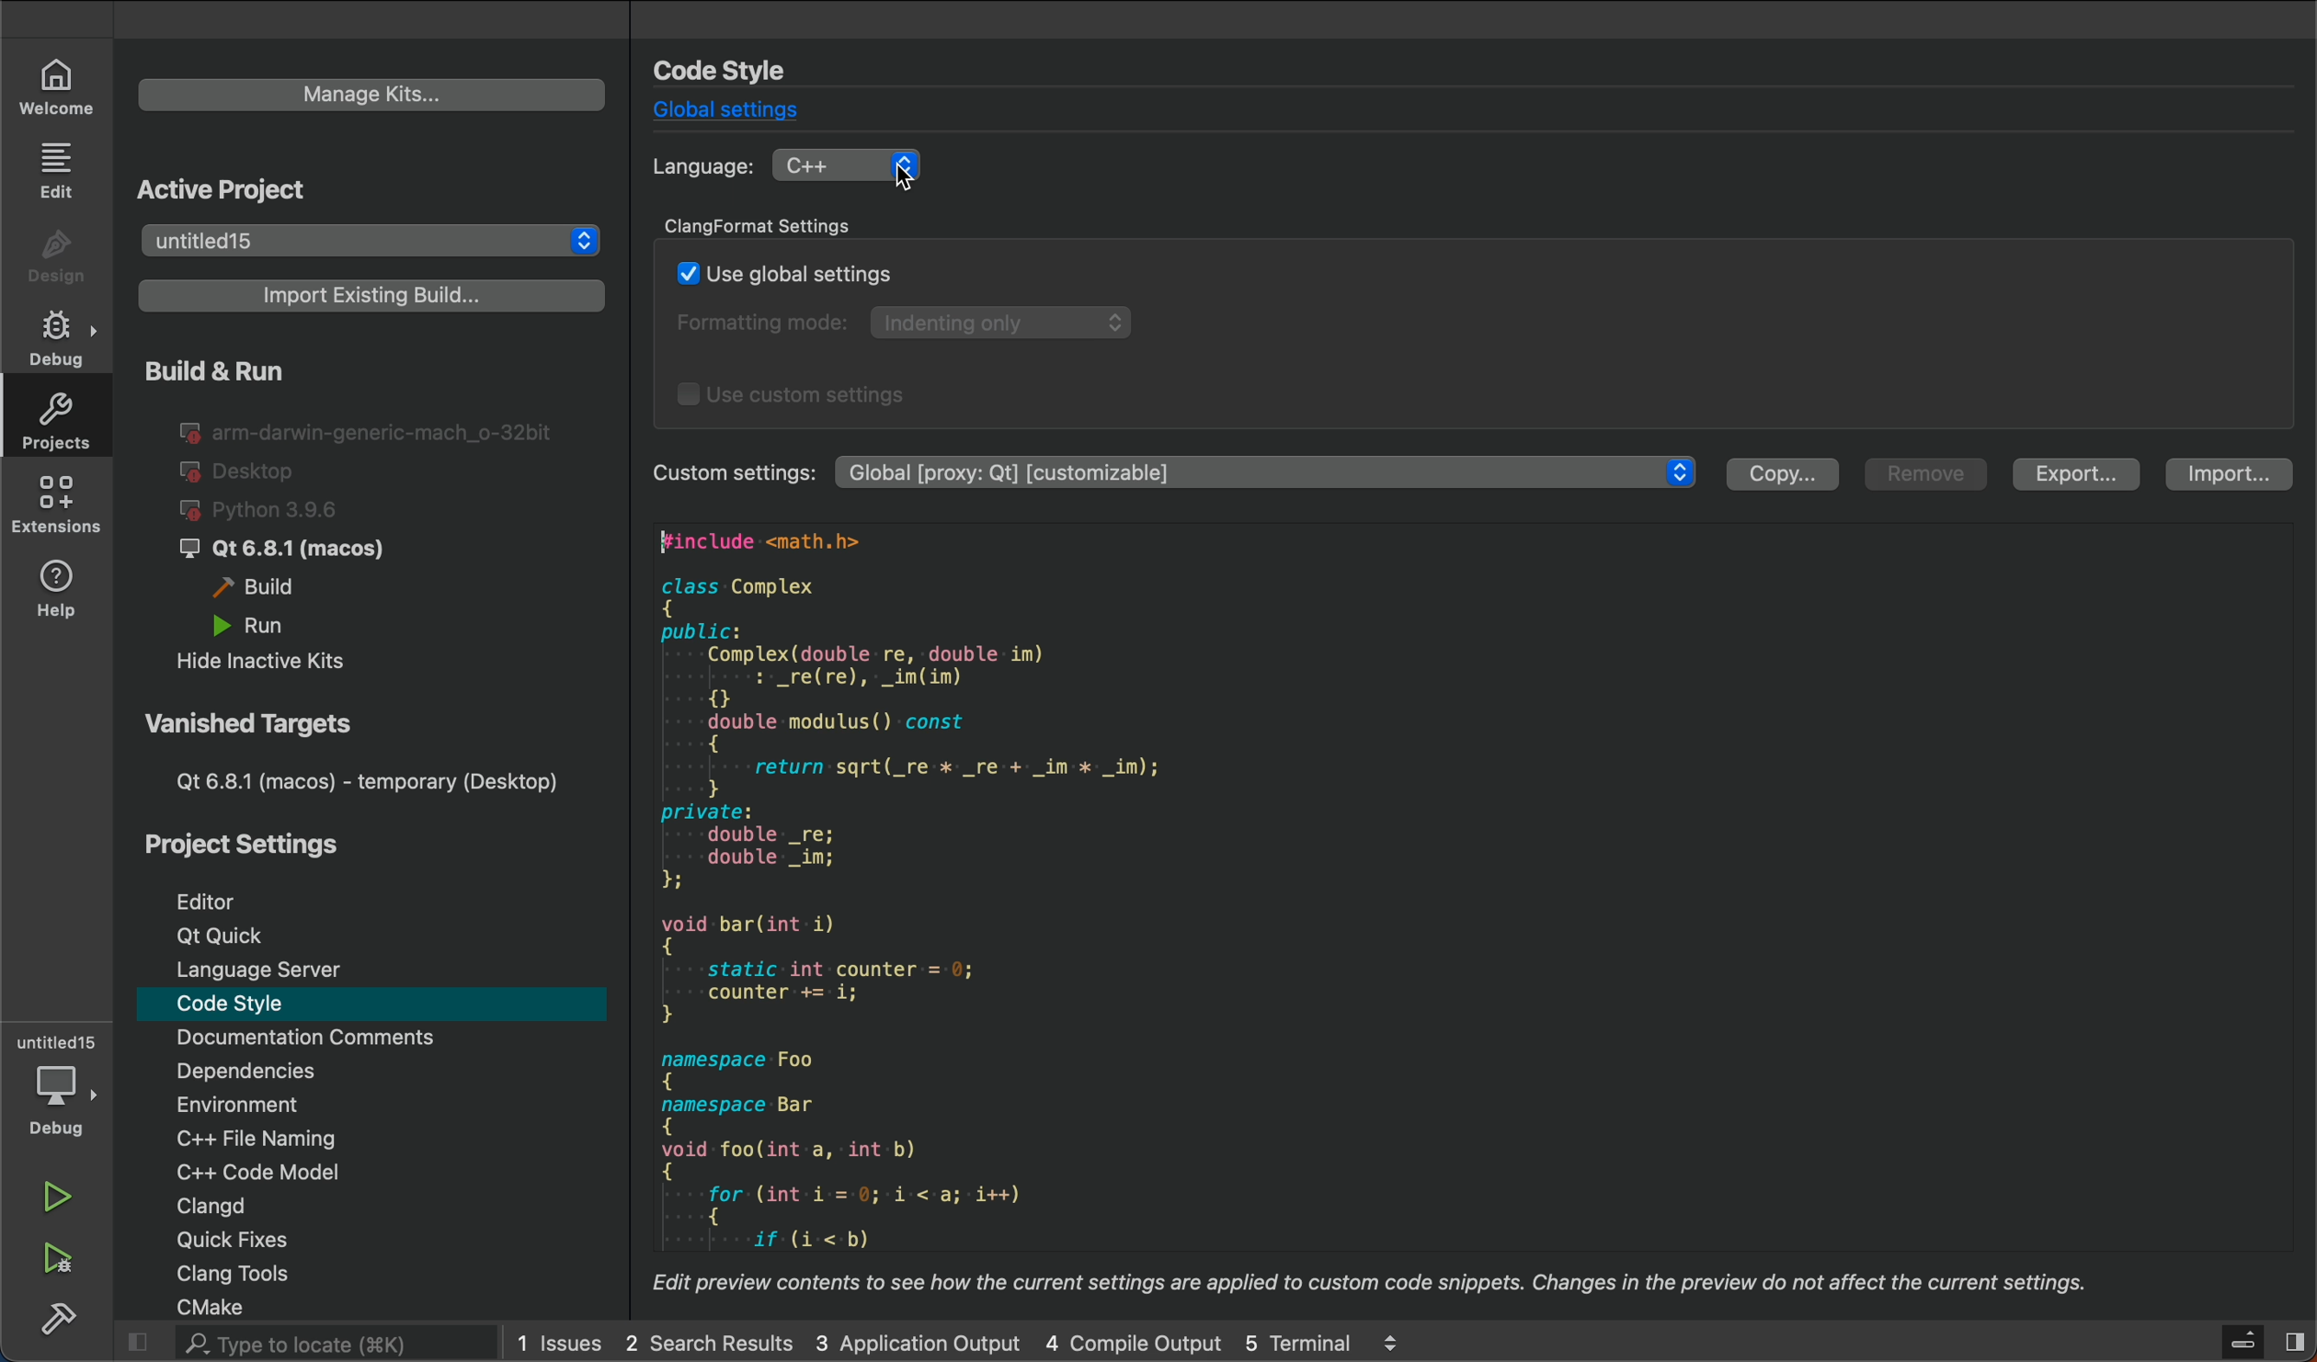 The width and height of the screenshot is (2317, 1362). What do you see at coordinates (257, 1274) in the screenshot?
I see `tools` at bounding box center [257, 1274].